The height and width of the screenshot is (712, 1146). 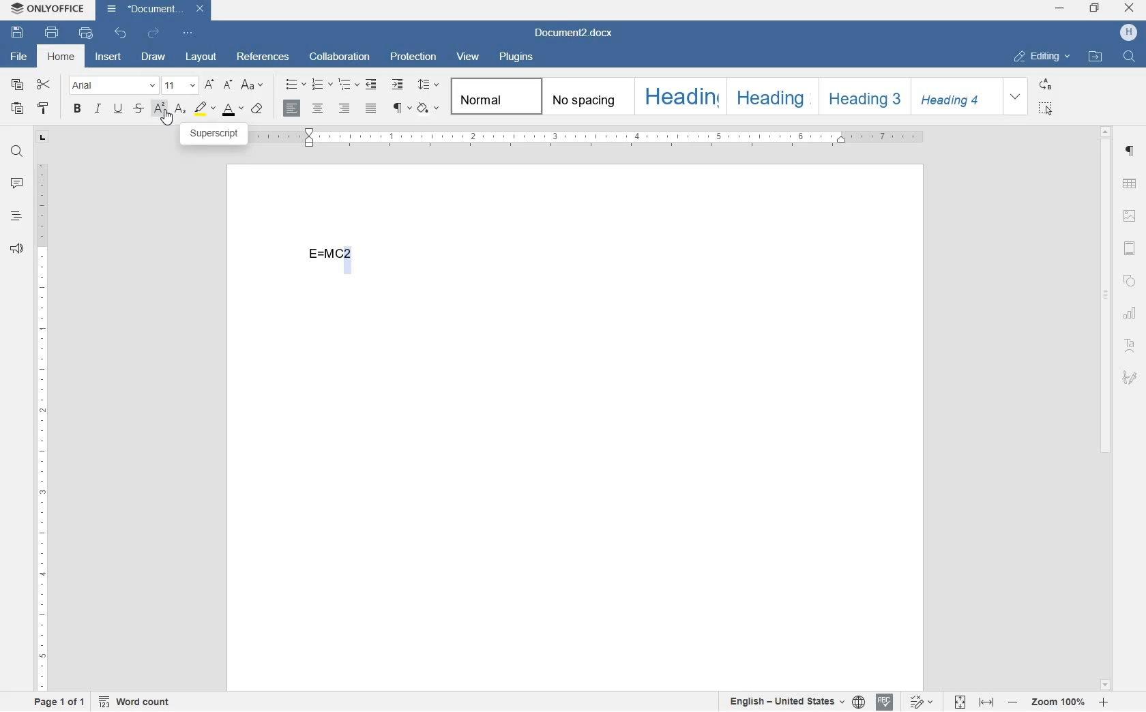 I want to click on italic, so click(x=98, y=109).